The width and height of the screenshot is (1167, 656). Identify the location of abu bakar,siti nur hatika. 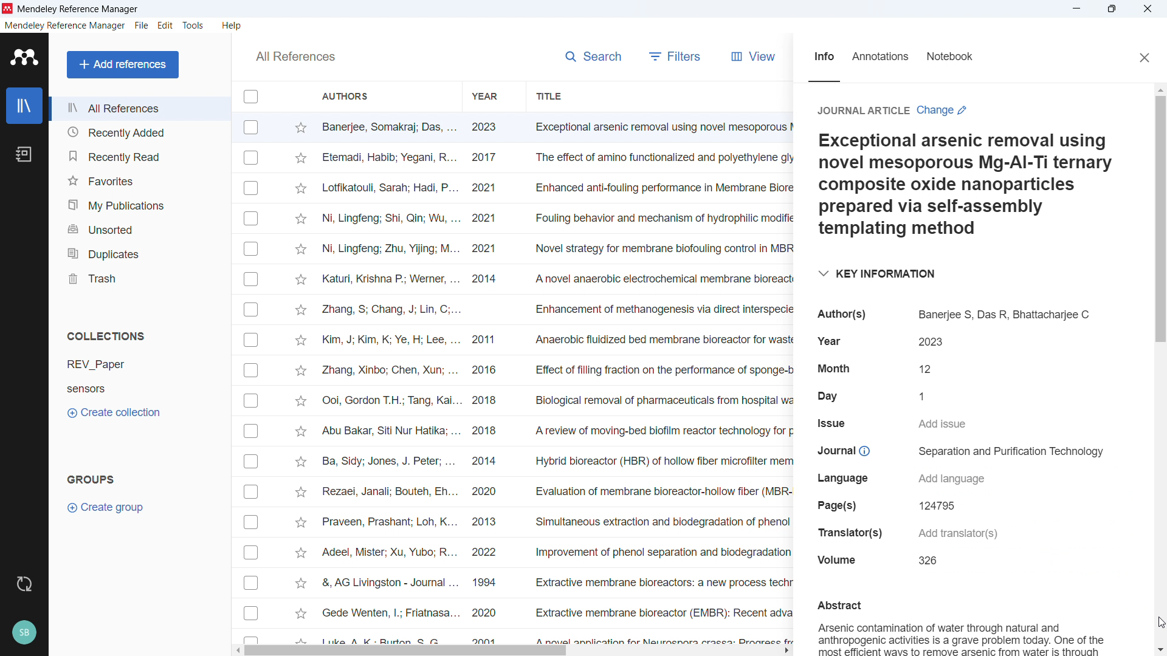
(382, 432).